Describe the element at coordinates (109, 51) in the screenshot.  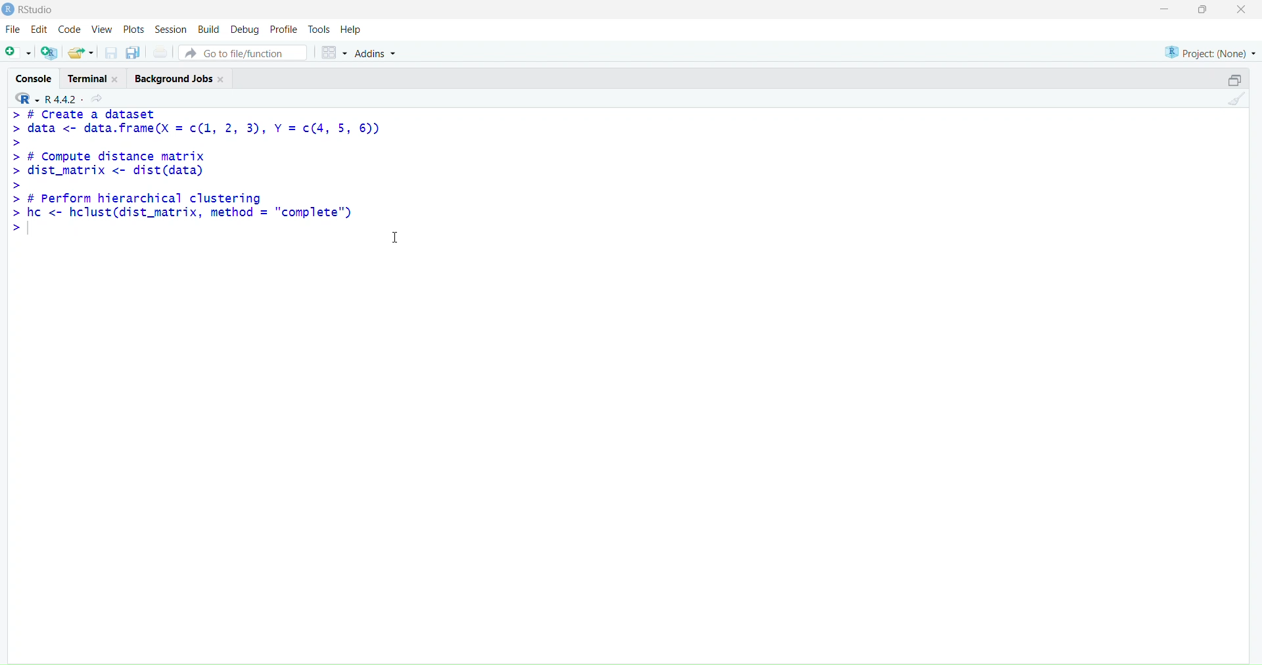
I see `Save current document (Ctrl + S)` at that location.